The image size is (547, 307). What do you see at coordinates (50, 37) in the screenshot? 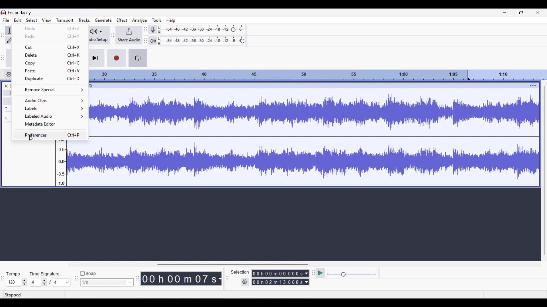
I see `Redo` at bounding box center [50, 37].